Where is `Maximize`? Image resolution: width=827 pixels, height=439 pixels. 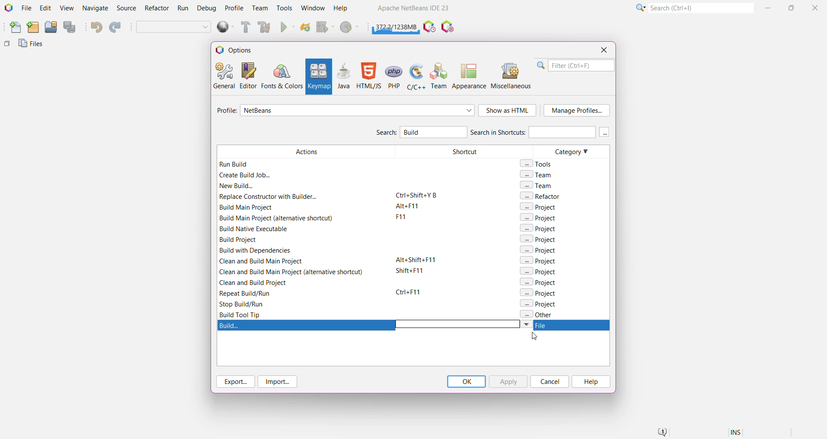
Maximize is located at coordinates (793, 7).